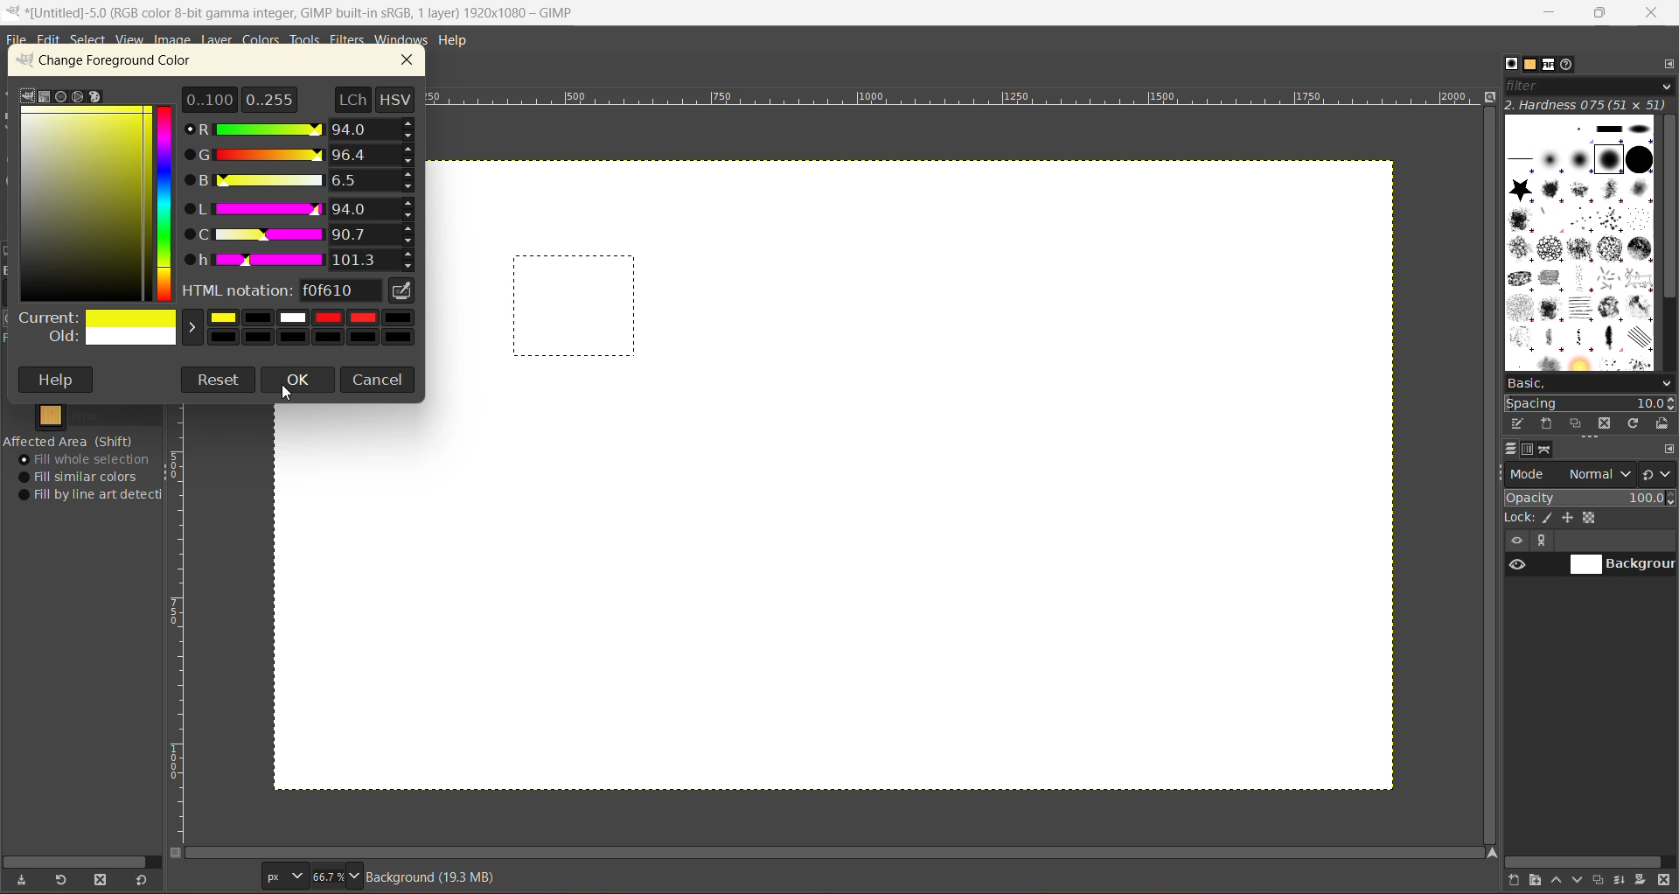 This screenshot has height=894, width=1679. What do you see at coordinates (102, 419) in the screenshot?
I see `pattern` at bounding box center [102, 419].